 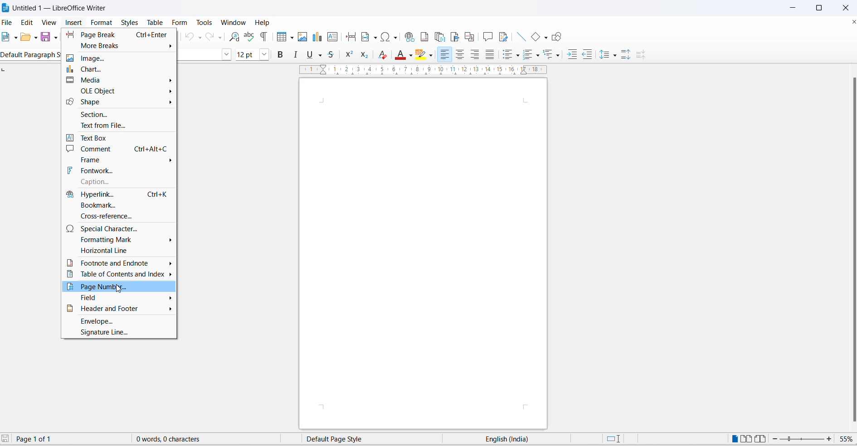 What do you see at coordinates (73, 21) in the screenshot?
I see `insert` at bounding box center [73, 21].